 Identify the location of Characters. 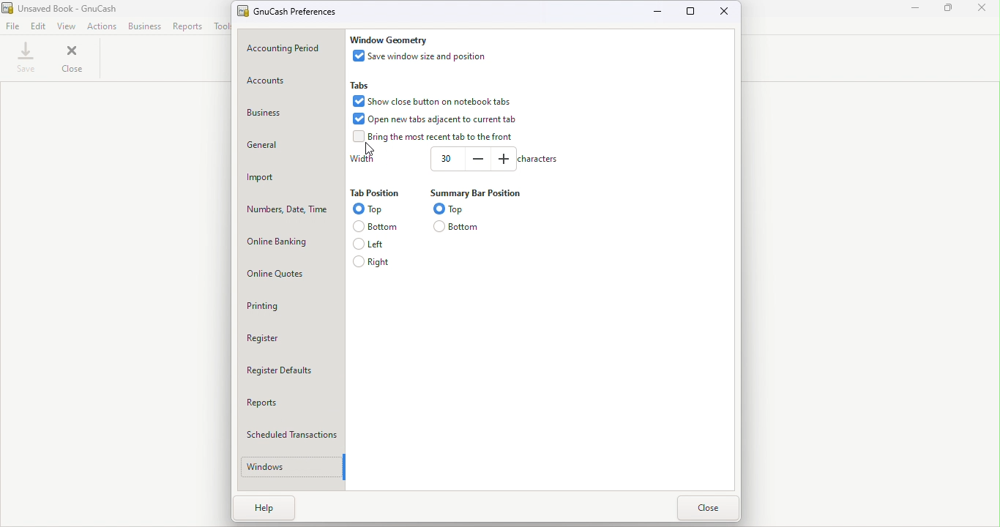
(537, 159).